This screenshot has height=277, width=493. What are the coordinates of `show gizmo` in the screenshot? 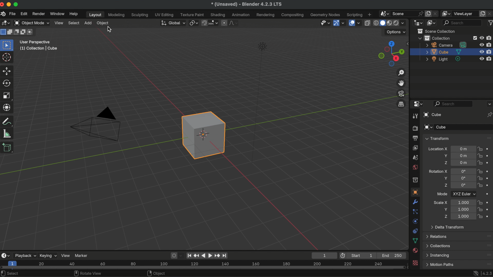 It's located at (336, 23).